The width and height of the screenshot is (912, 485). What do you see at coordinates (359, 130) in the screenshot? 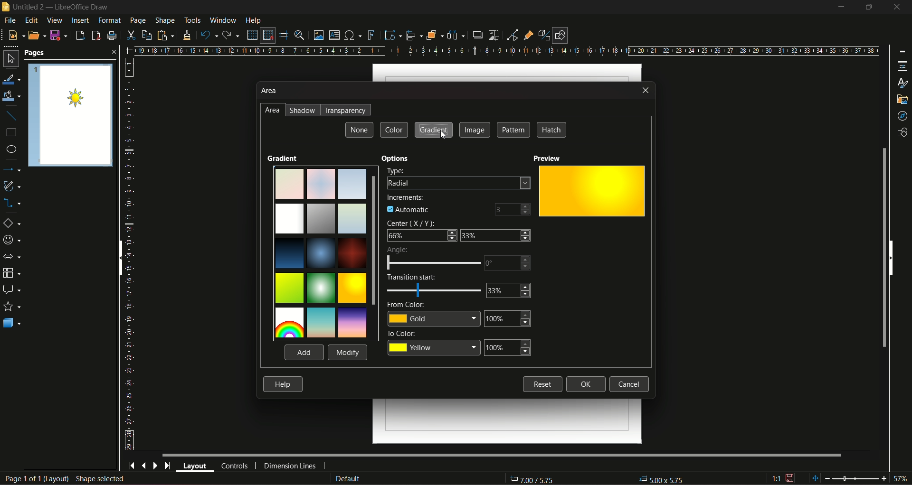
I see `None` at bounding box center [359, 130].